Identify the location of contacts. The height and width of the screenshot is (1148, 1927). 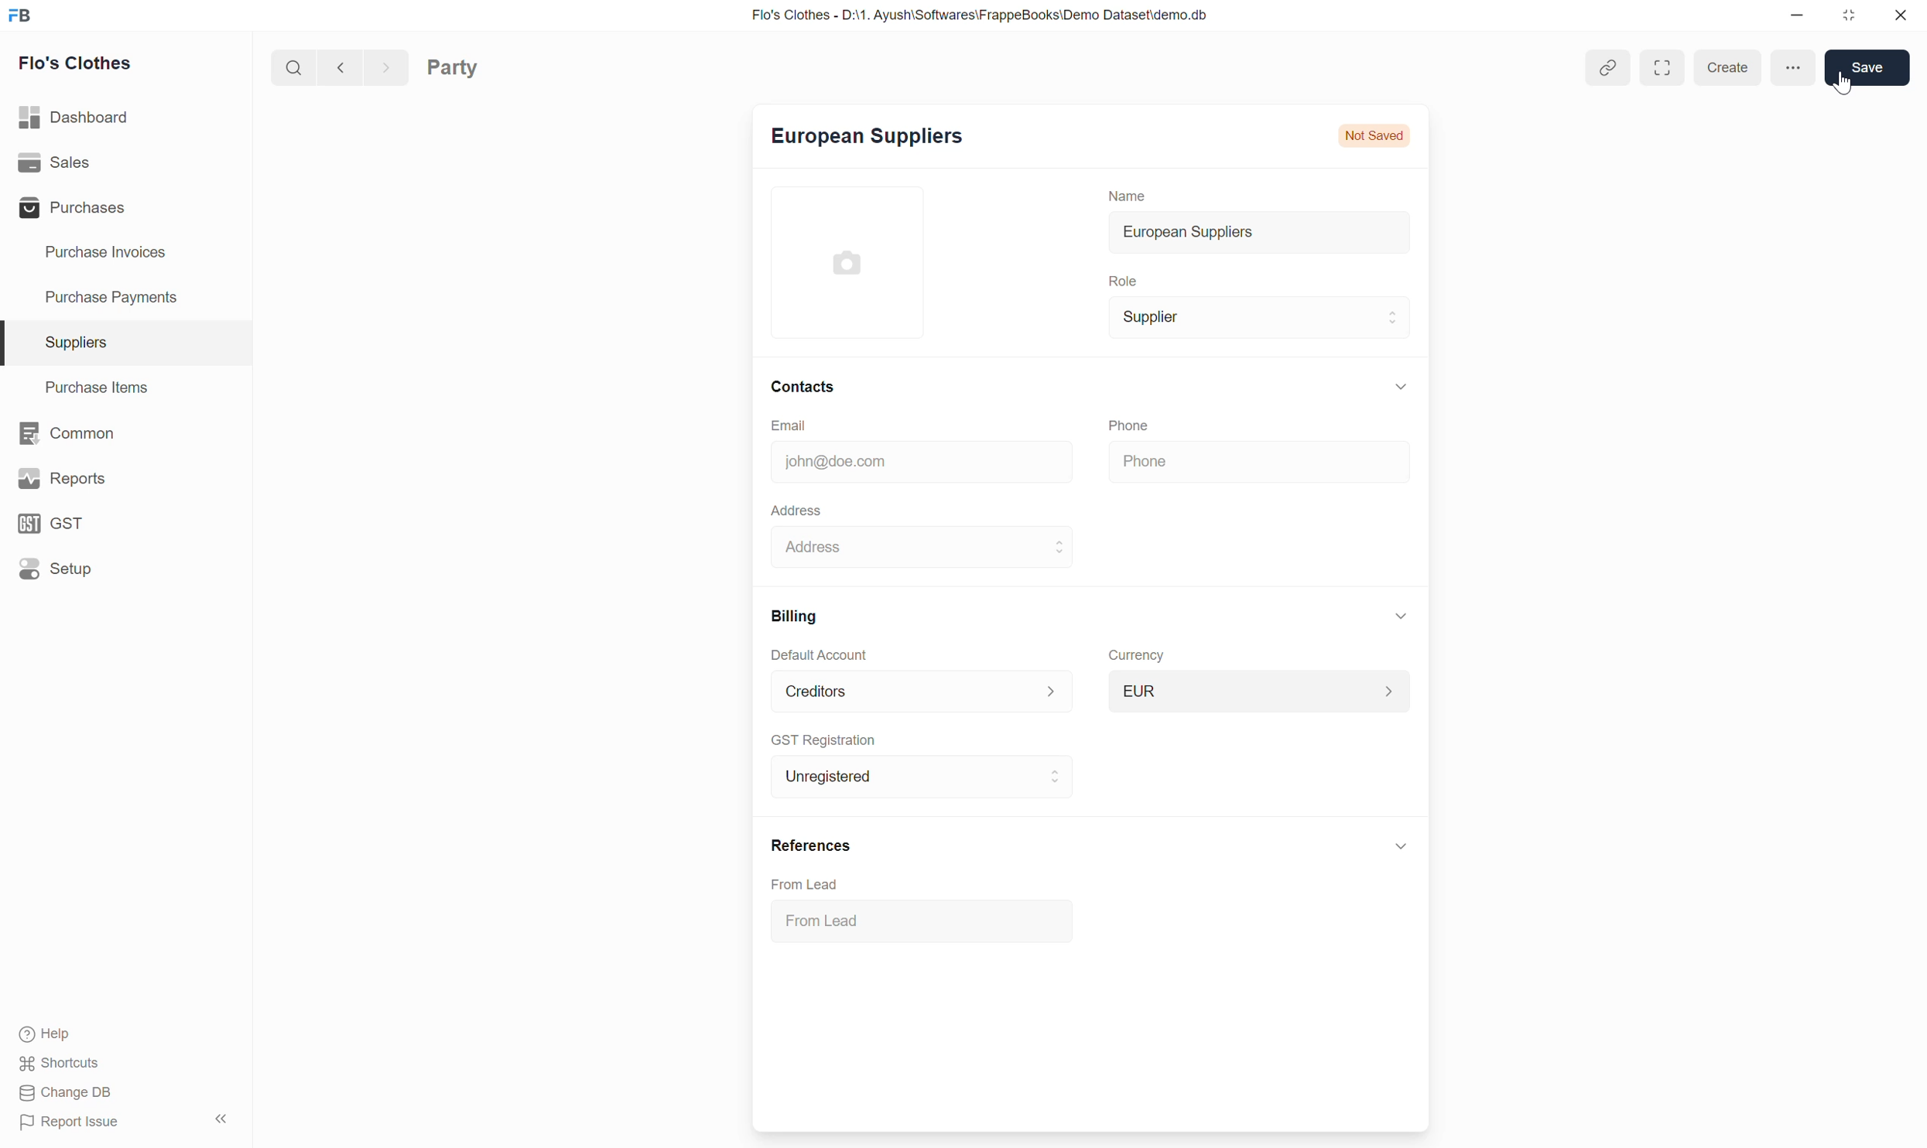
(803, 384).